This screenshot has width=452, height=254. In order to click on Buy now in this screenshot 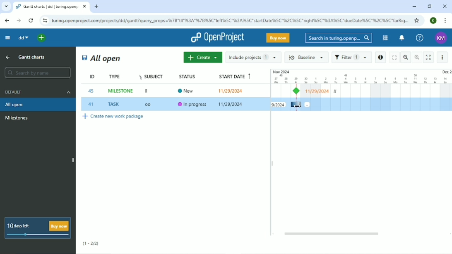, I will do `click(278, 38)`.